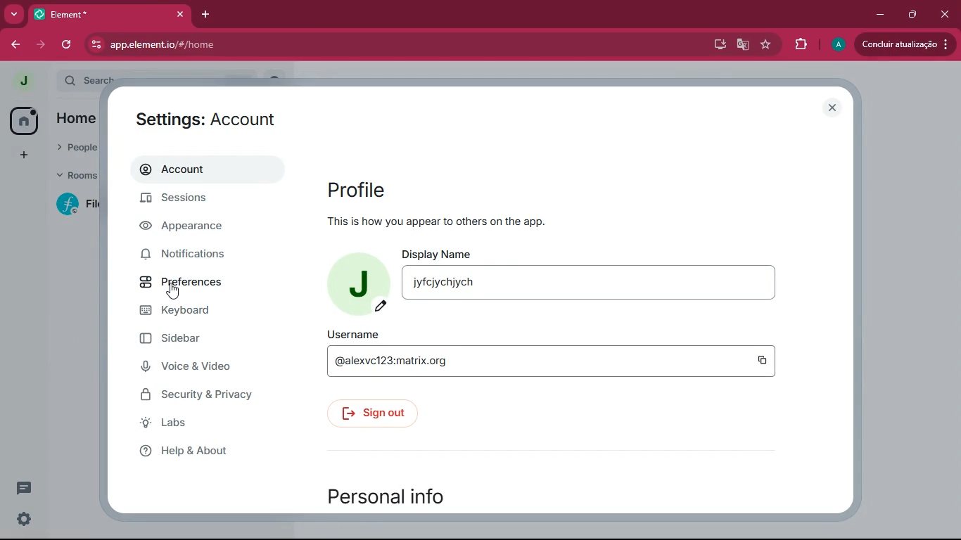  Describe the element at coordinates (43, 45) in the screenshot. I see `forward` at that location.